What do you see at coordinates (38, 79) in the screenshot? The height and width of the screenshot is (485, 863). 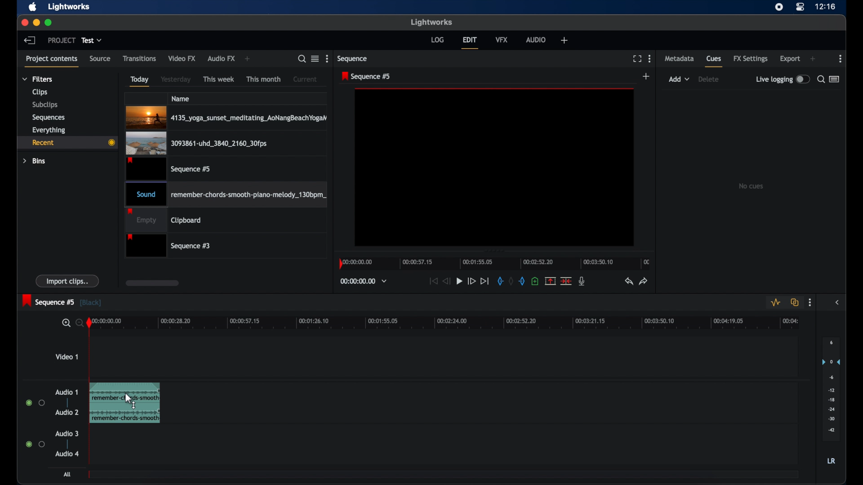 I see `filters` at bounding box center [38, 79].